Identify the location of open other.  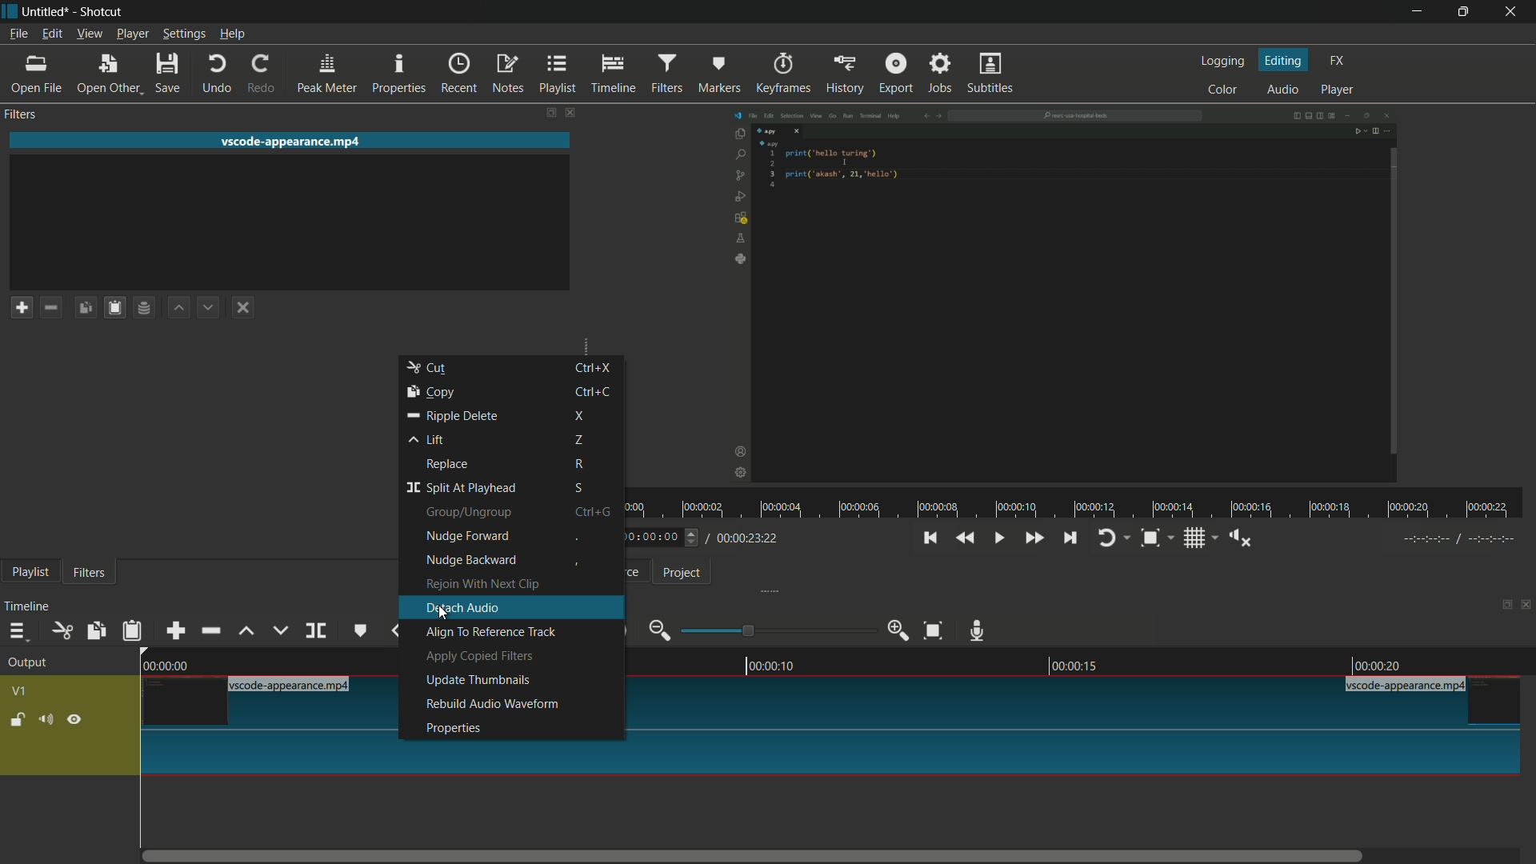
(112, 73).